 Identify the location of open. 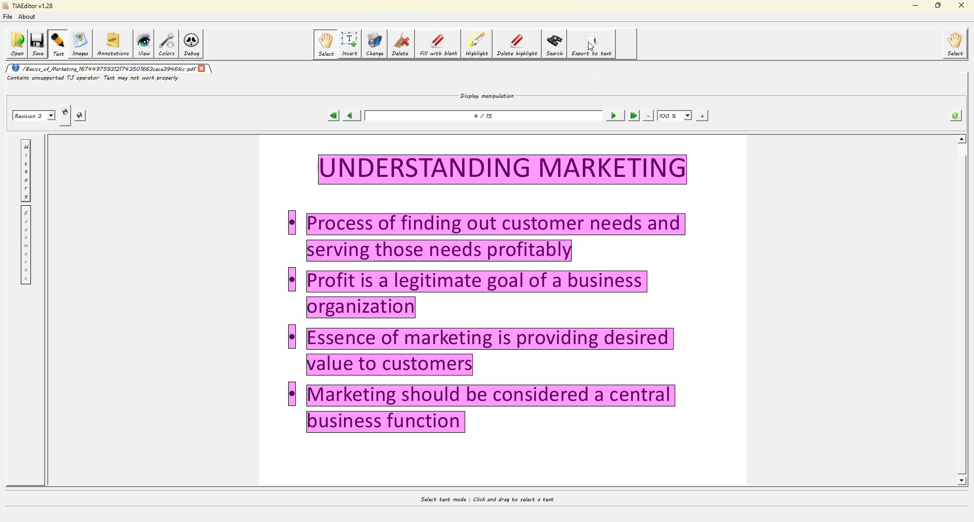
(18, 44).